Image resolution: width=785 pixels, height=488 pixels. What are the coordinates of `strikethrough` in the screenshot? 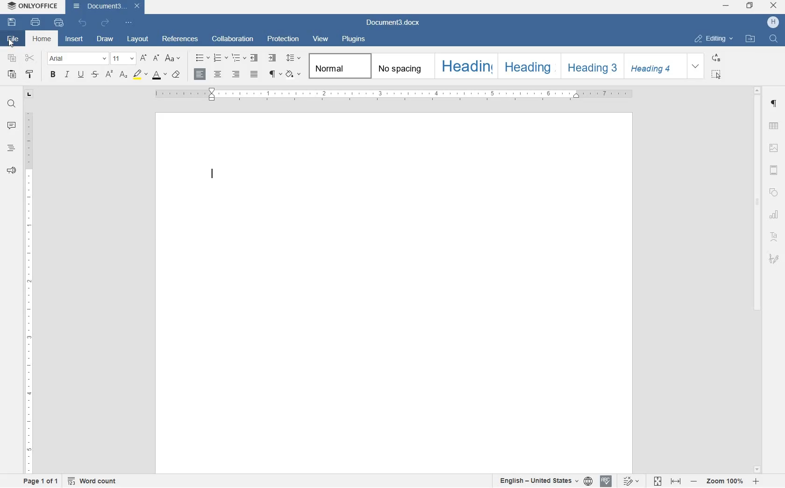 It's located at (95, 75).